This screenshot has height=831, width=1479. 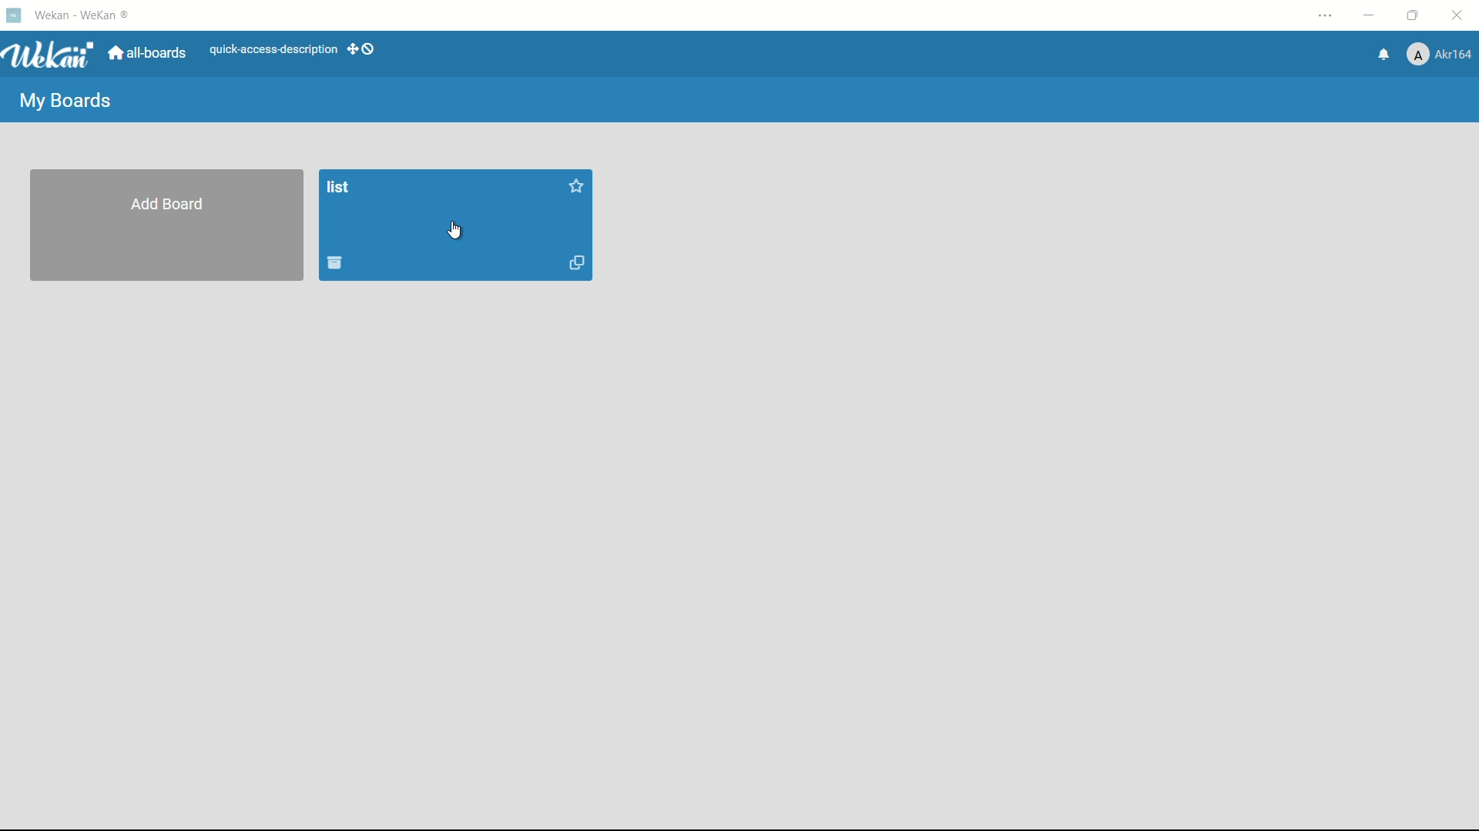 What do you see at coordinates (86, 16) in the screenshot?
I see `app name` at bounding box center [86, 16].